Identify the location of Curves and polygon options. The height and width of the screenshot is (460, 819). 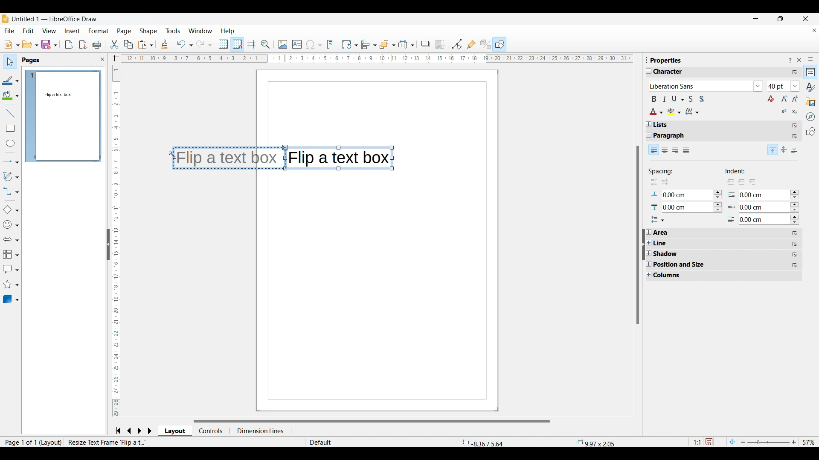
(11, 176).